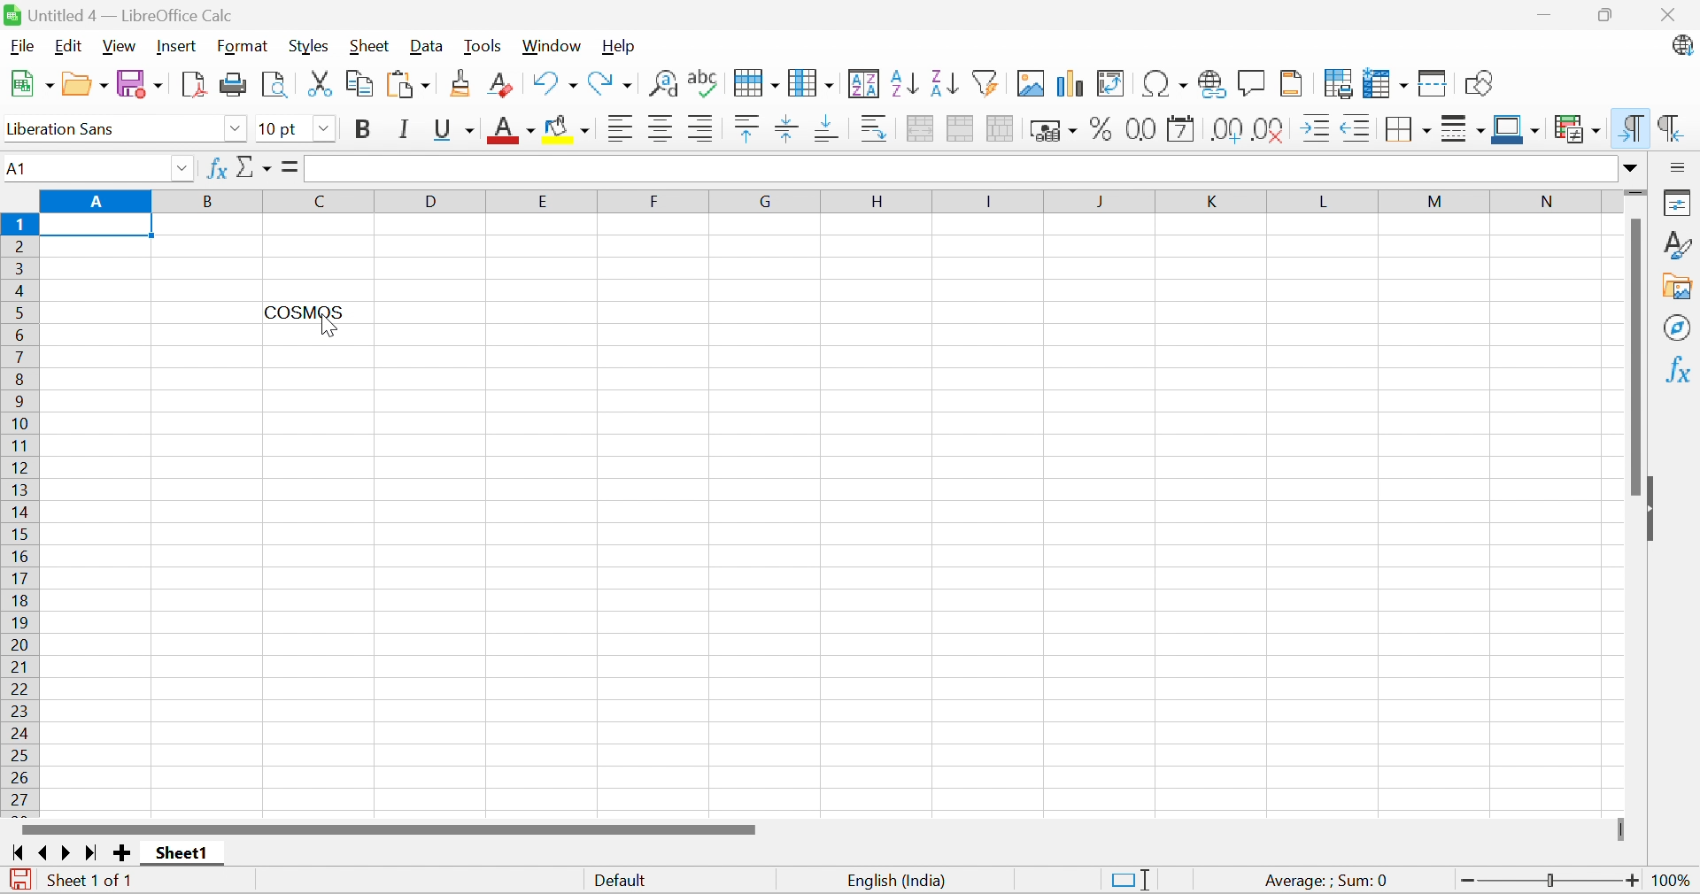  Describe the element at coordinates (511, 129) in the screenshot. I see `Font Color` at that location.